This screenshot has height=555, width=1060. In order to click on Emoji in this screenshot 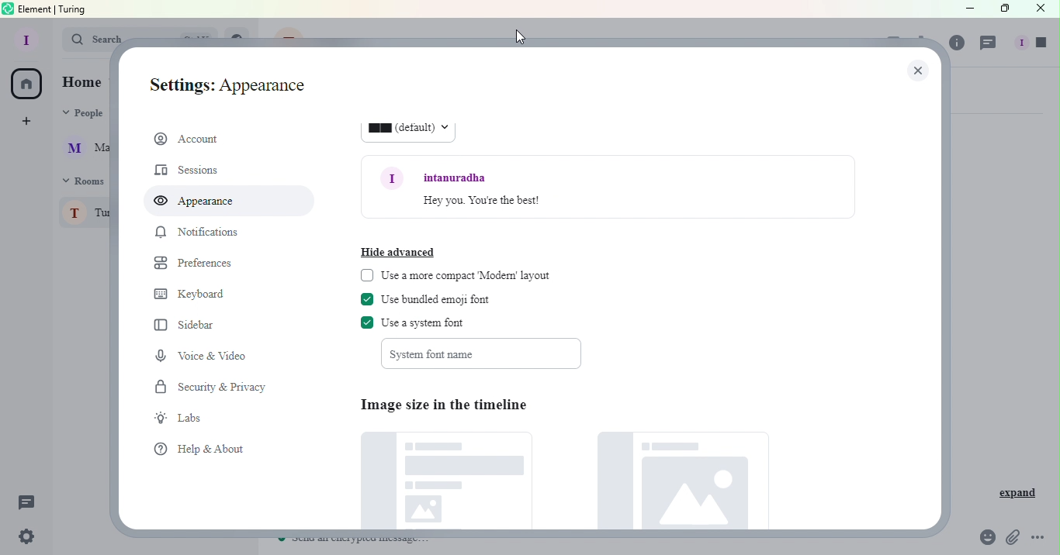, I will do `click(983, 537)`.